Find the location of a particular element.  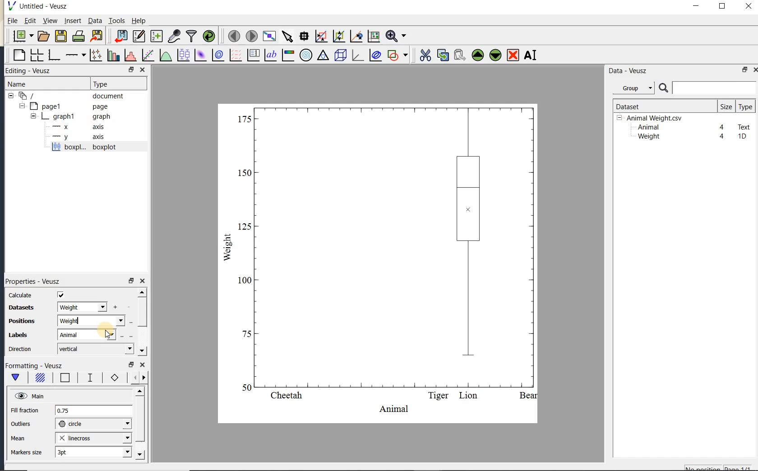

view plot full screen is located at coordinates (269, 37).